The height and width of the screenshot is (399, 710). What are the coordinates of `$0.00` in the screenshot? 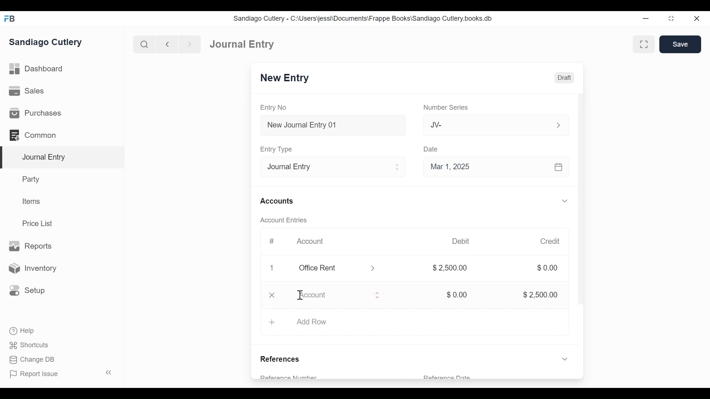 It's located at (454, 295).